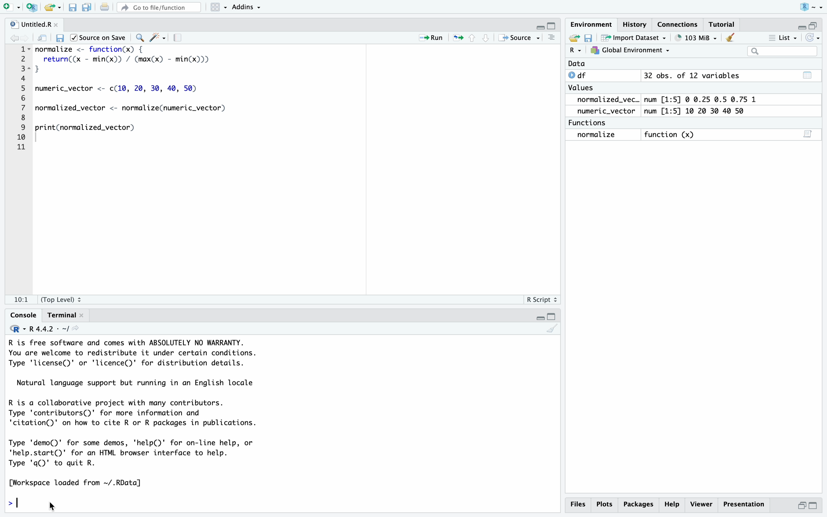  I want to click on Search bar, so click(782, 51).